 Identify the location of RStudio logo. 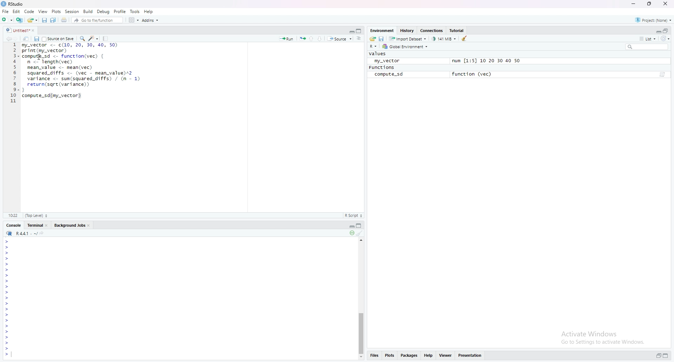
(9, 233).